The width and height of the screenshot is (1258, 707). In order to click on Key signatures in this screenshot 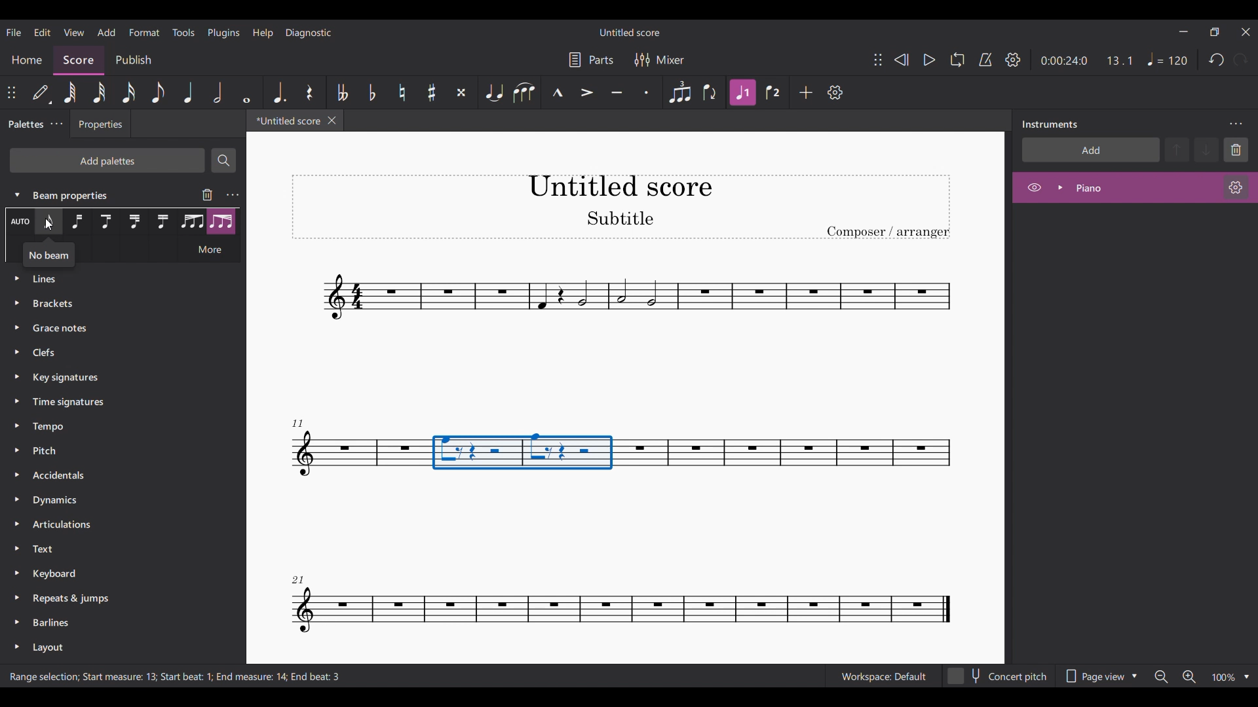, I will do `click(119, 378)`.